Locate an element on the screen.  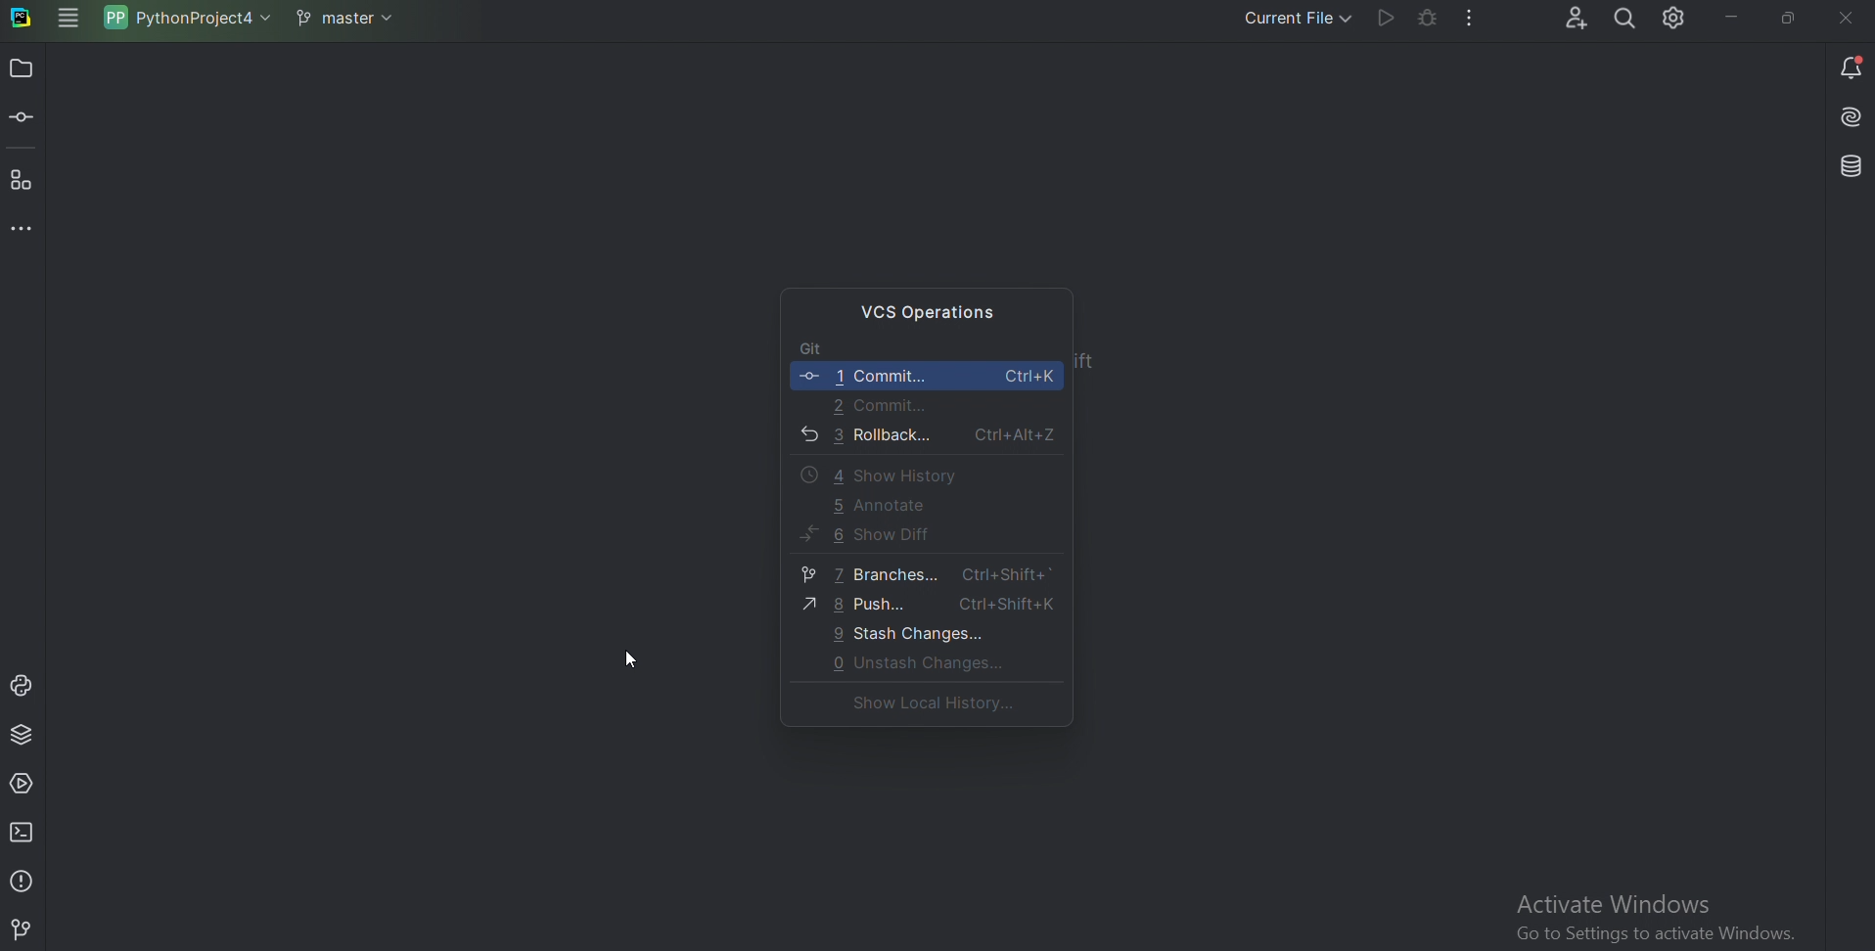
Commit is located at coordinates (881, 406).